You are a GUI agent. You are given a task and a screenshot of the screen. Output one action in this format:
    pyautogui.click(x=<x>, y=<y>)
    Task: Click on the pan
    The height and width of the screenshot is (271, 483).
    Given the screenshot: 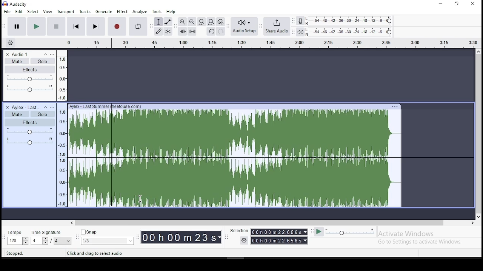 What is the action you would take?
    pyautogui.click(x=30, y=141)
    